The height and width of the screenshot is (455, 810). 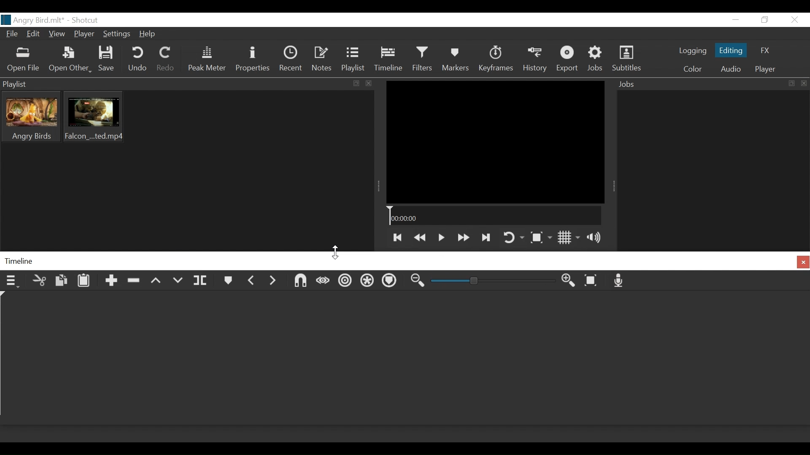 What do you see at coordinates (32, 20) in the screenshot?
I see `File name` at bounding box center [32, 20].